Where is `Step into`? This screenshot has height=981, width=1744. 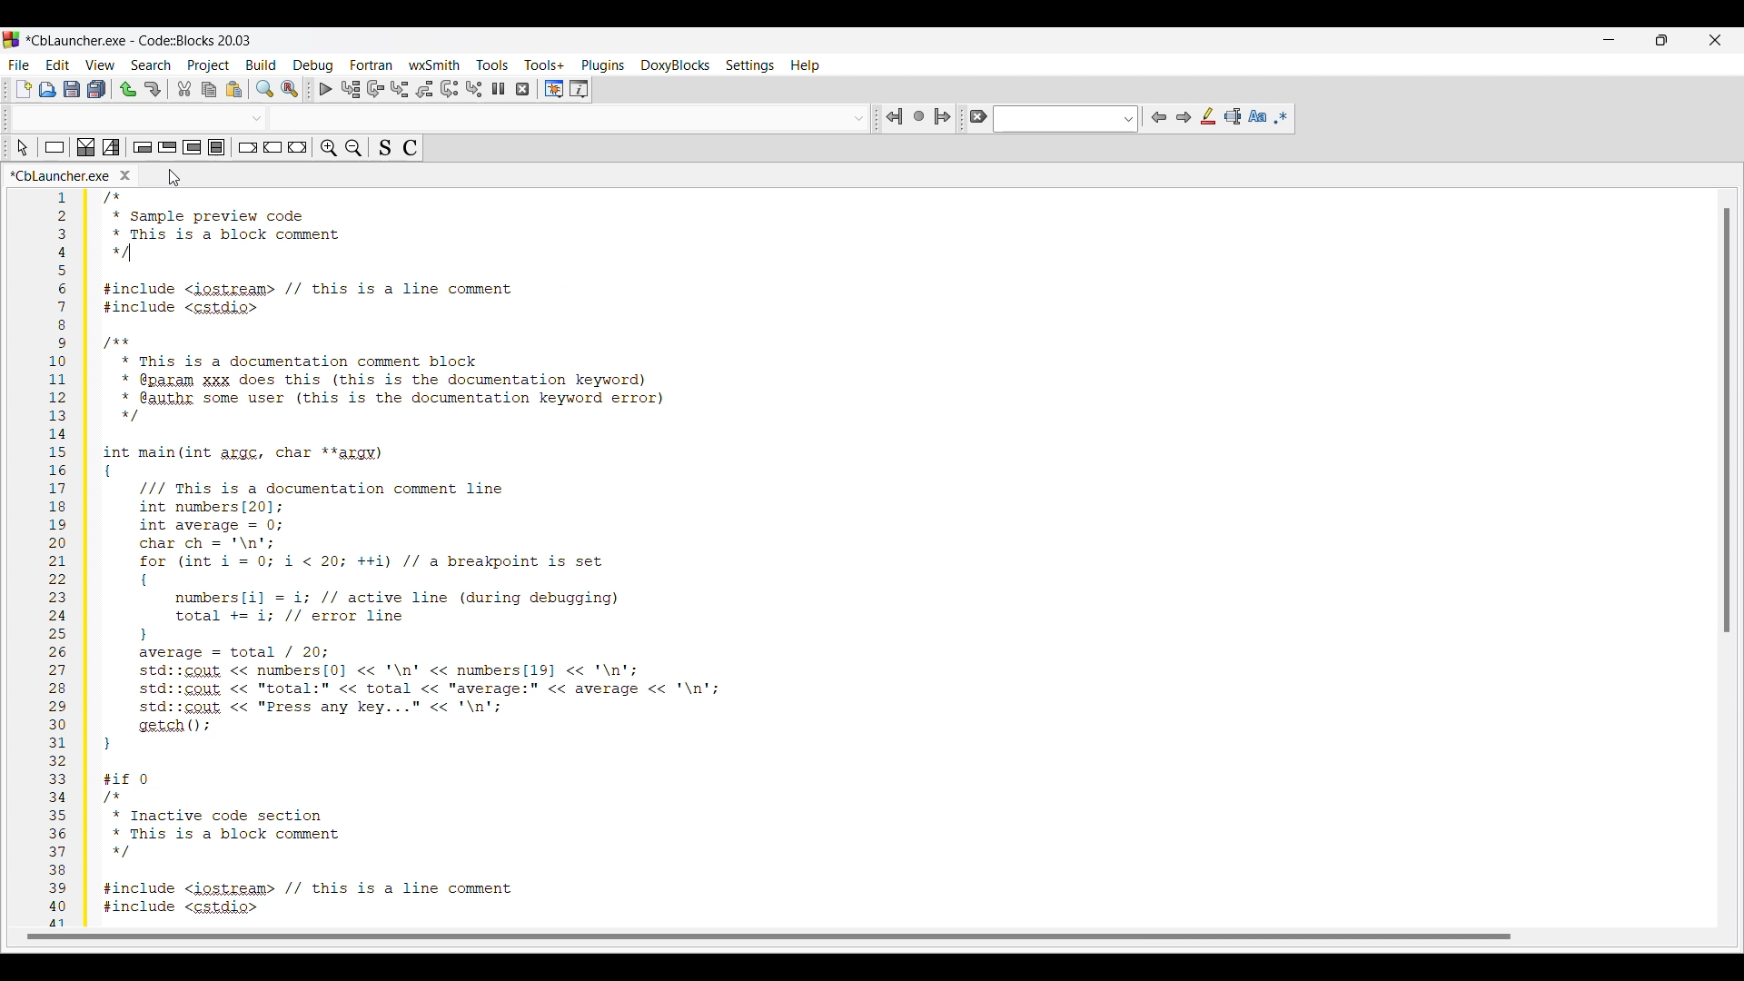
Step into is located at coordinates (400, 88).